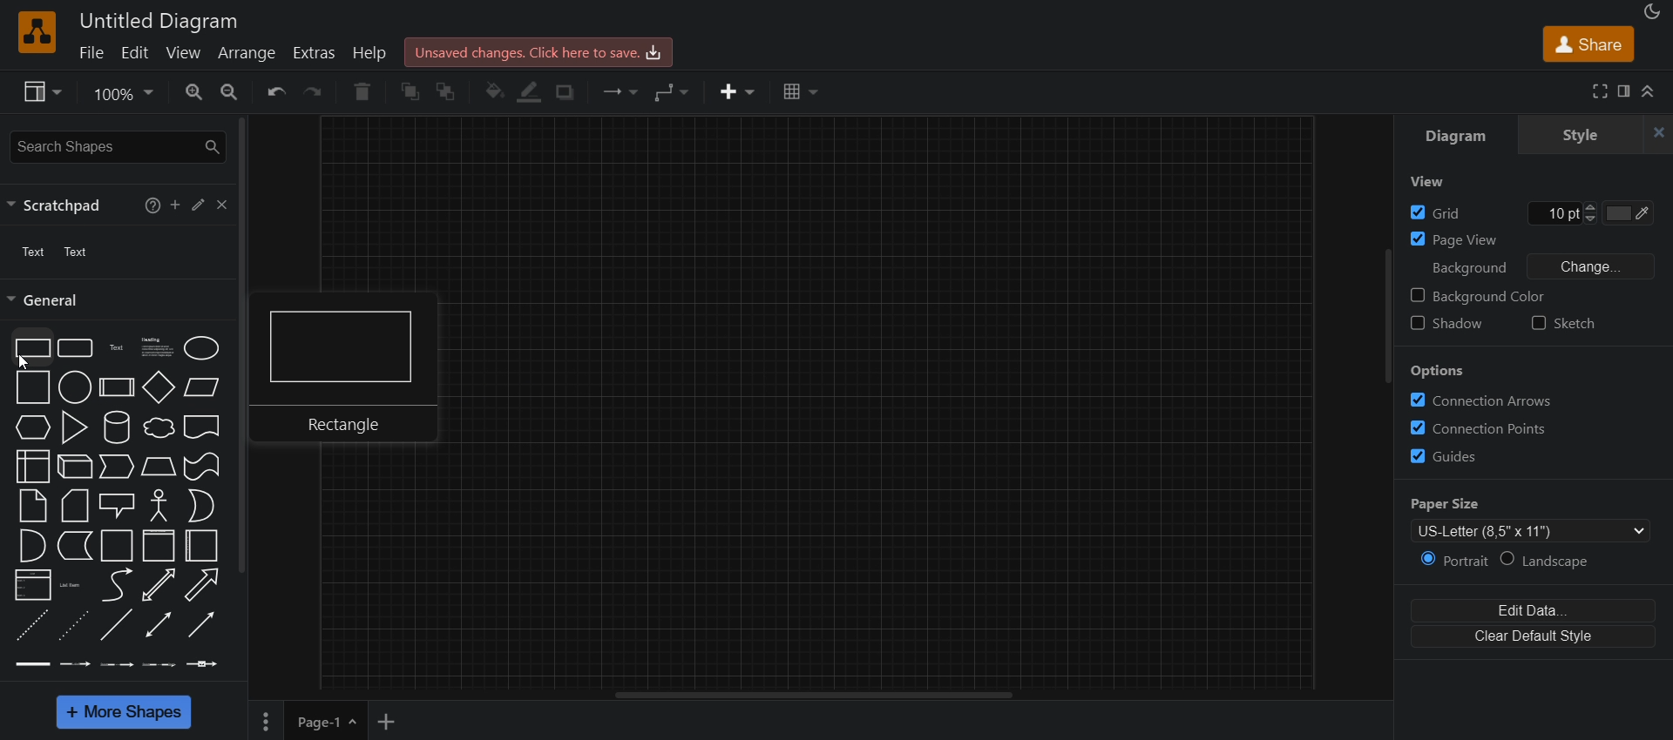 The width and height of the screenshot is (1673, 740). Describe the element at coordinates (1630, 212) in the screenshot. I see `fill color` at that location.